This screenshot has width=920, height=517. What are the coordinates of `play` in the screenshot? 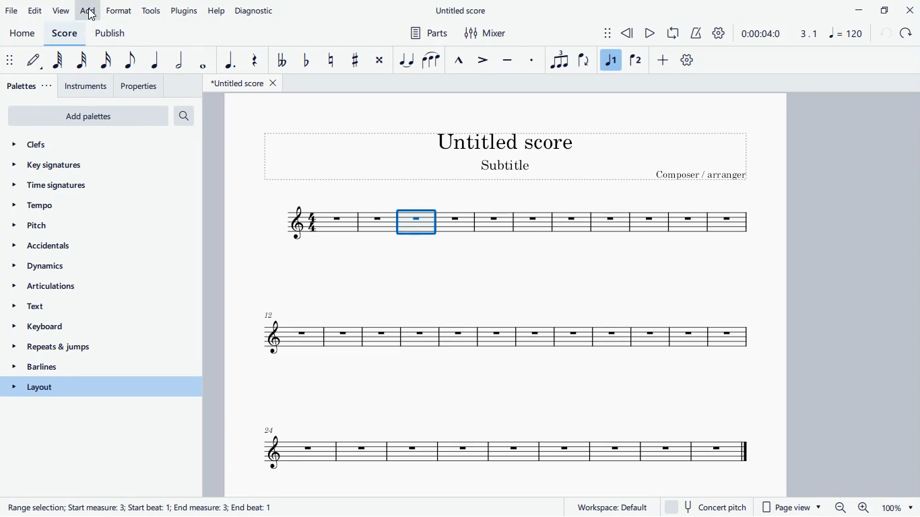 It's located at (651, 34).